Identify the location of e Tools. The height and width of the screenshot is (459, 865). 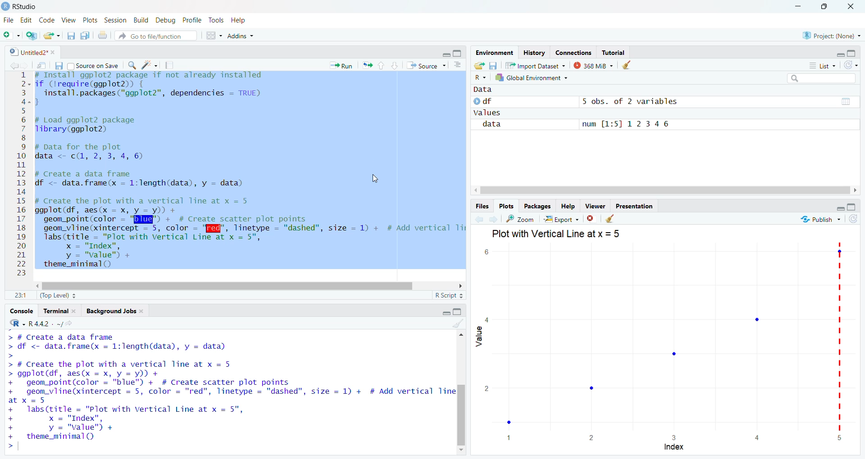
(215, 20).